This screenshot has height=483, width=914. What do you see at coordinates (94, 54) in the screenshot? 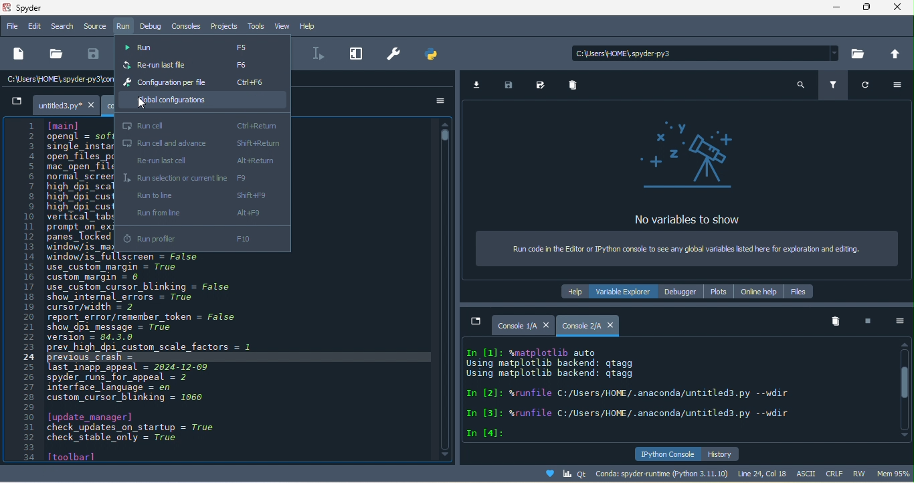
I see `save` at bounding box center [94, 54].